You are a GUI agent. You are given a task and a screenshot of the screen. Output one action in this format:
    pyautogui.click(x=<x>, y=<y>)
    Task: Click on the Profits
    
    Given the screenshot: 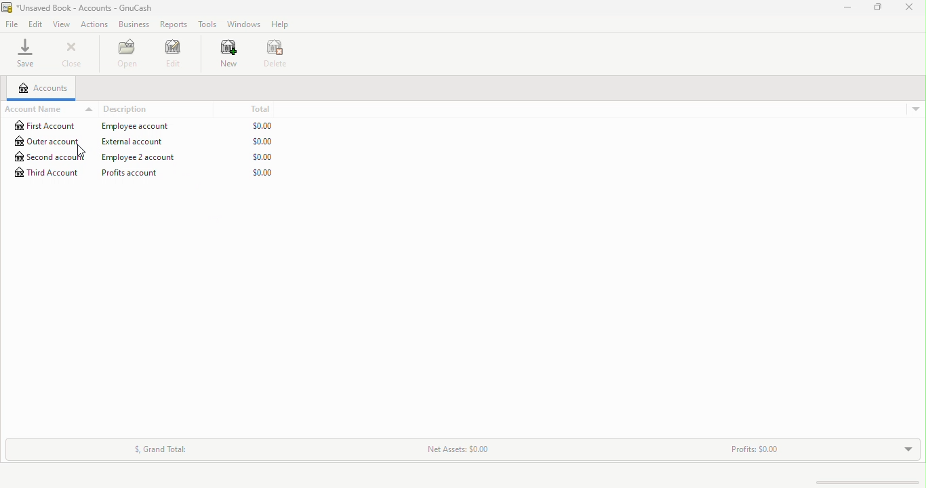 What is the action you would take?
    pyautogui.click(x=750, y=453)
    